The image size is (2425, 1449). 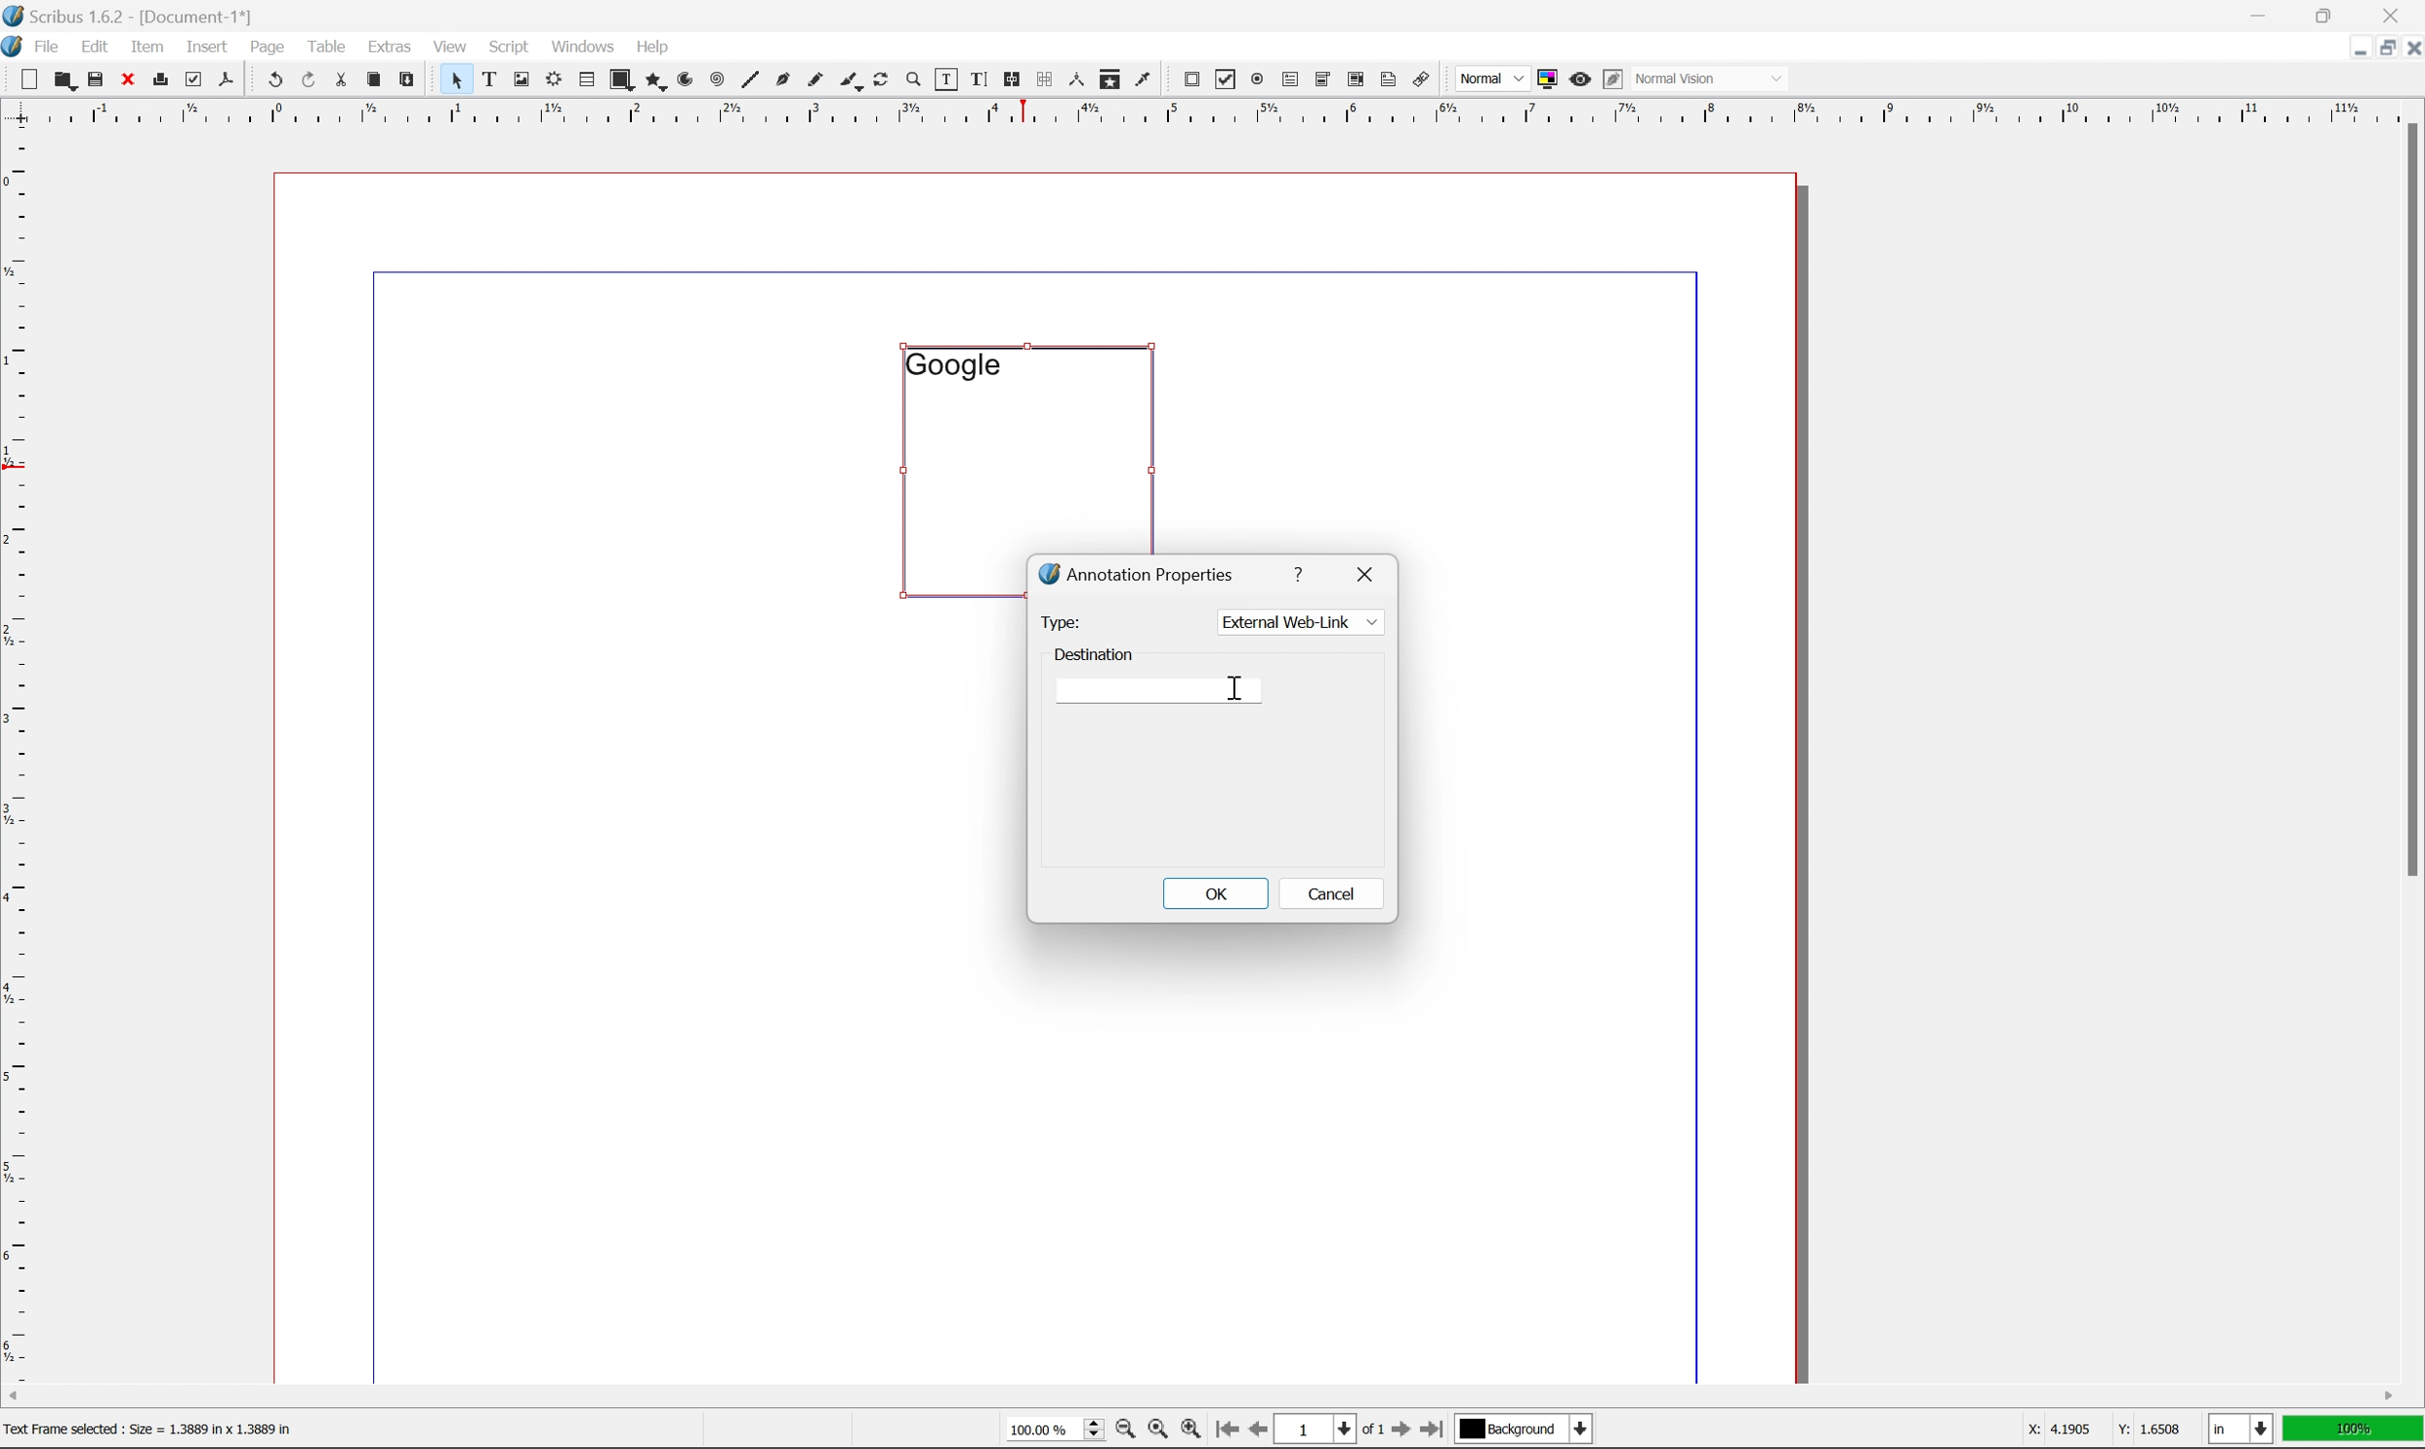 What do you see at coordinates (656, 82) in the screenshot?
I see `polygon` at bounding box center [656, 82].